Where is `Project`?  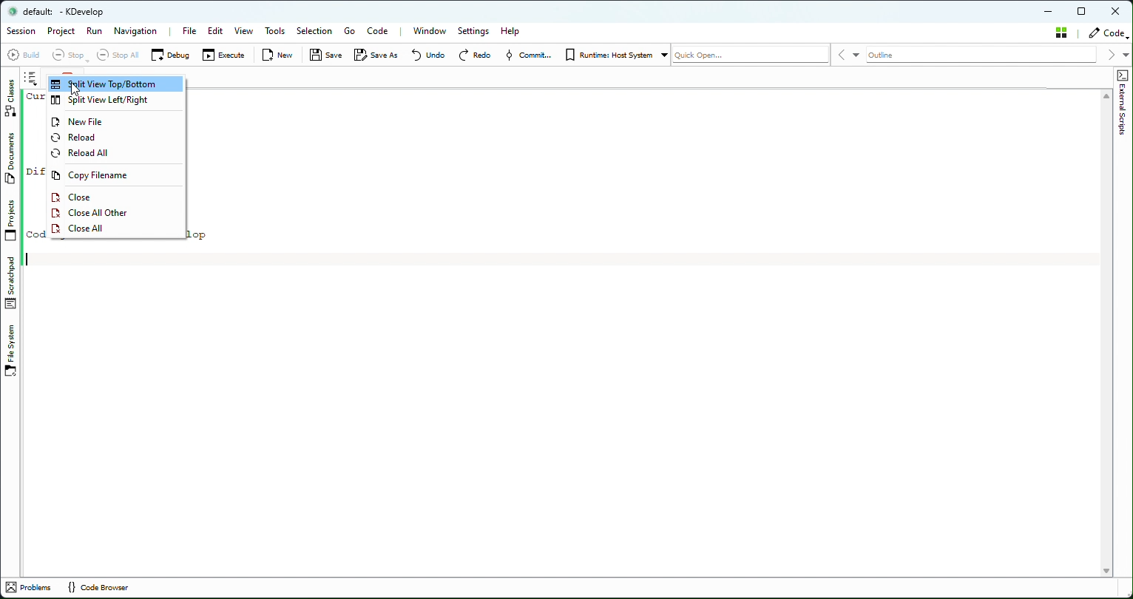
Project is located at coordinates (61, 31).